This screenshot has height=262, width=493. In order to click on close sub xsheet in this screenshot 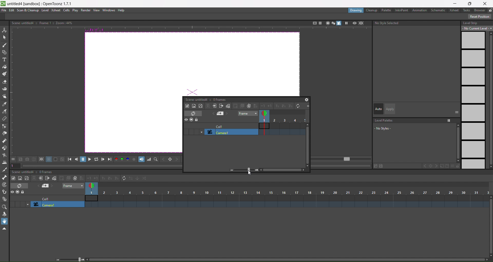, I will do `click(41, 178)`.